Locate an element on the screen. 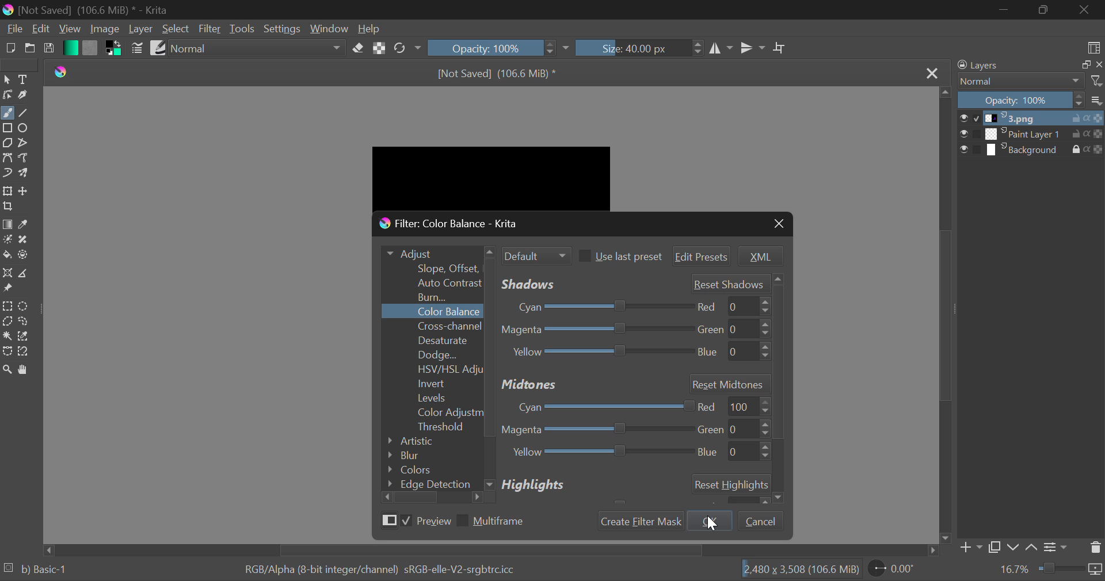 Image resolution: width=1105 pixels, height=581 pixels. 16.7% is located at coordinates (1008, 570).